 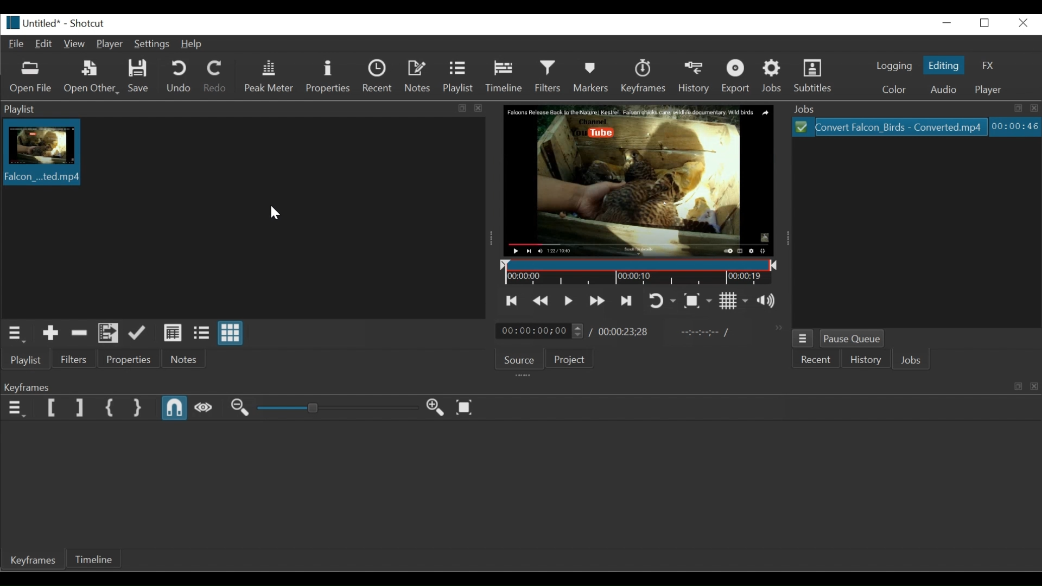 I want to click on Open File, so click(x=31, y=77).